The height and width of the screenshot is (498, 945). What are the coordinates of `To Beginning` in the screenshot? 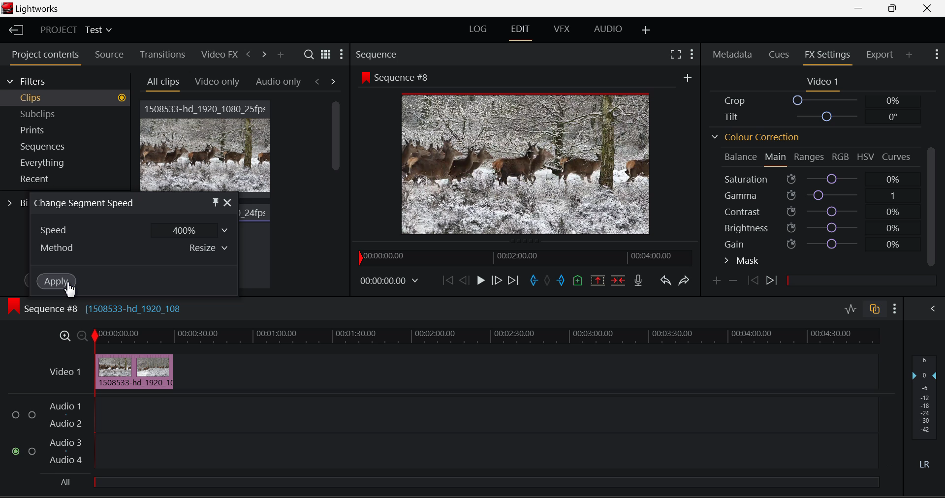 It's located at (446, 281).